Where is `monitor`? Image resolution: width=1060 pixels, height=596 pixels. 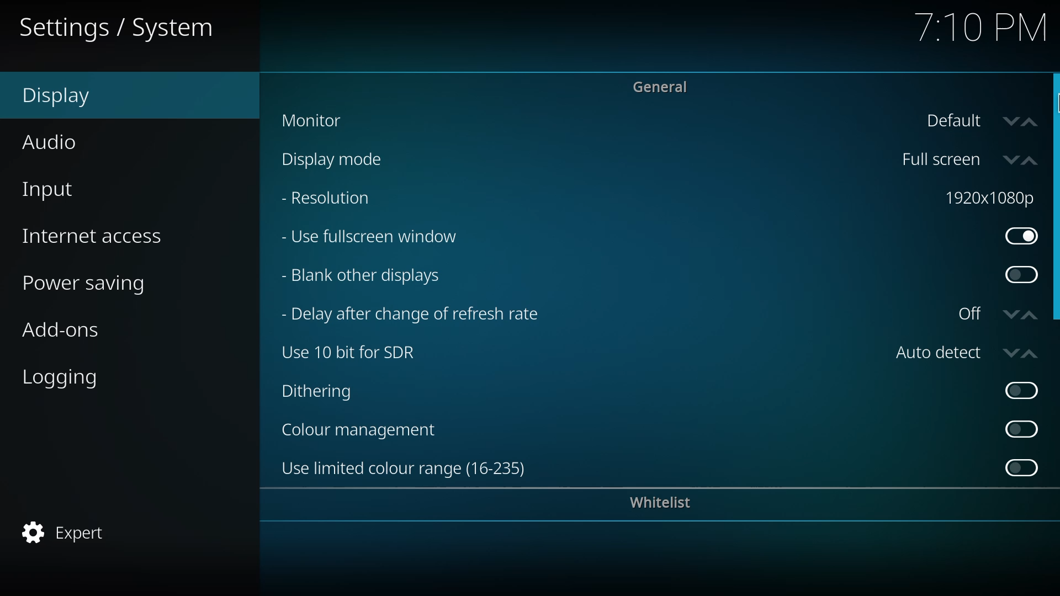 monitor is located at coordinates (315, 120).